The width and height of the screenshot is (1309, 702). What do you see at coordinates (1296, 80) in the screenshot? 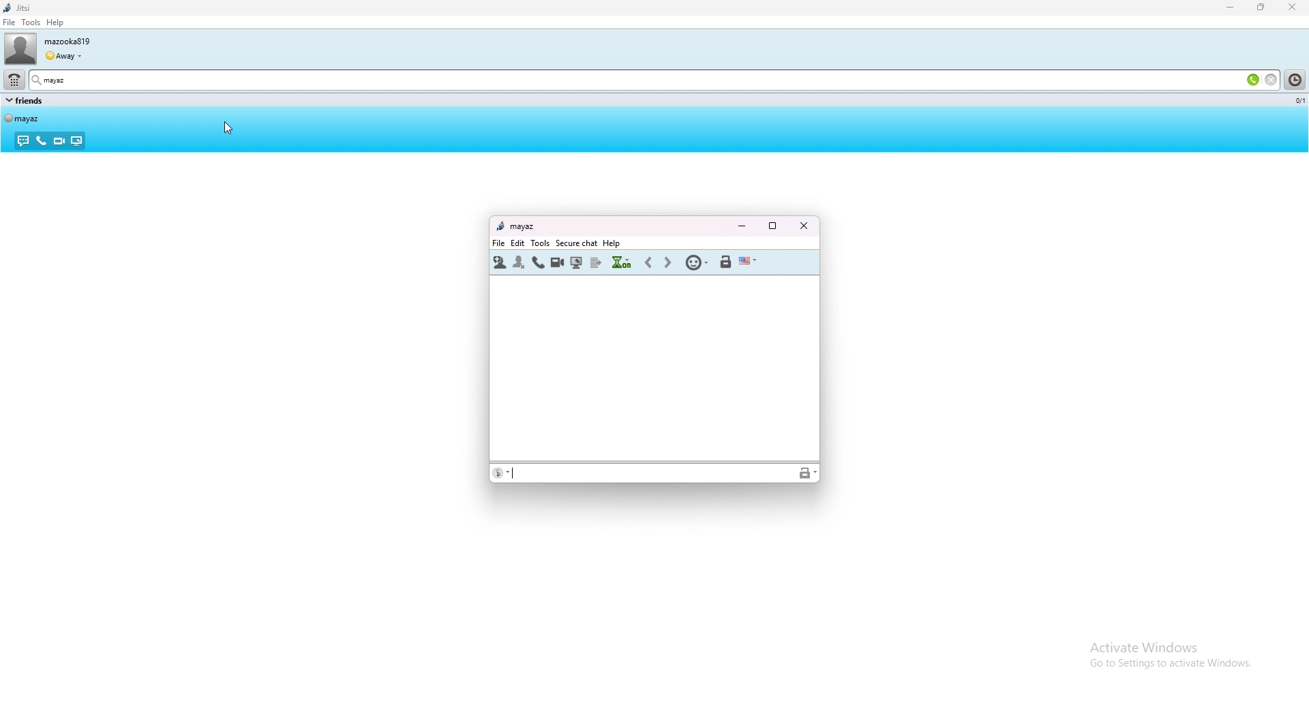
I see `history` at bounding box center [1296, 80].